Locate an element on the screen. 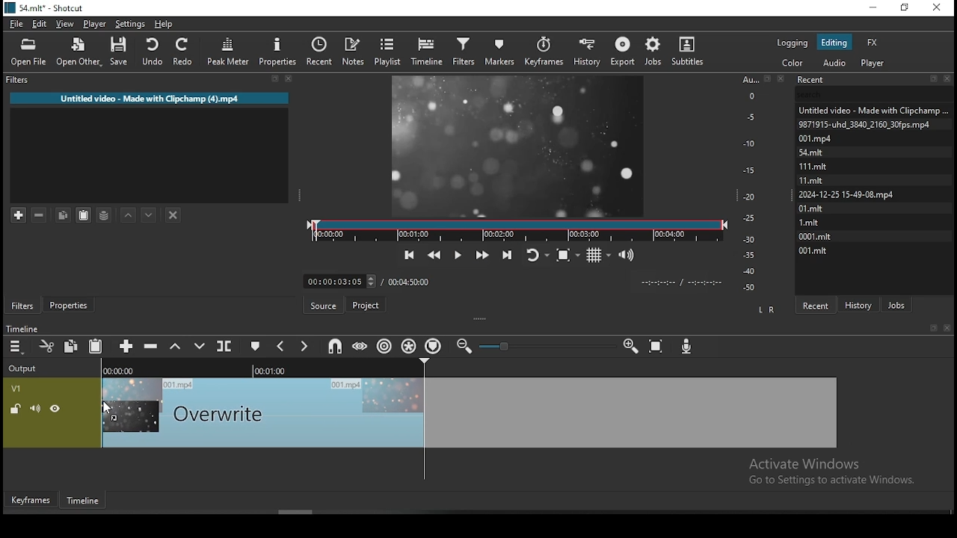 Image resolution: width=957 pixels, height=538 pixels. play/pause is located at coordinates (458, 253).